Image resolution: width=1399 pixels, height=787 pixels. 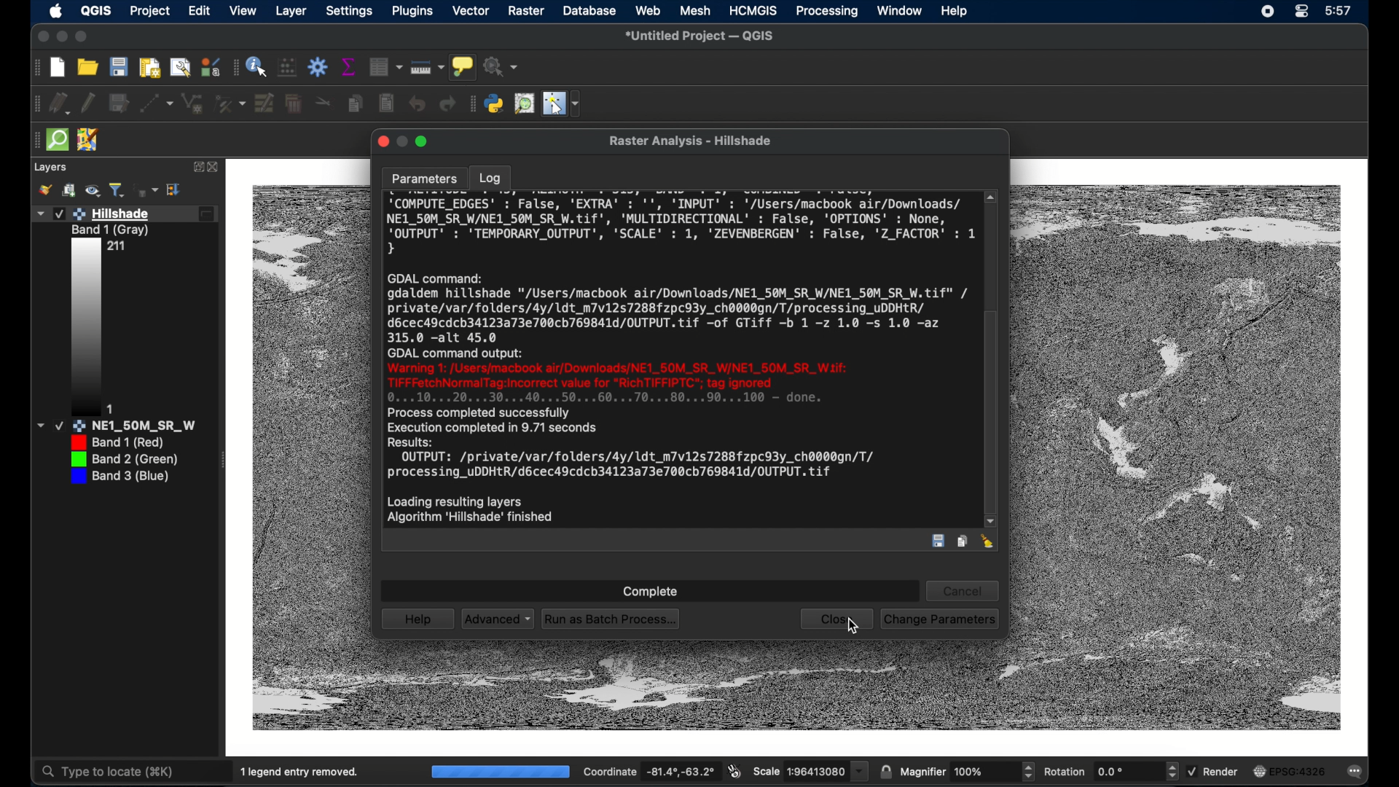 I want to click on drag handle, so click(x=233, y=67).